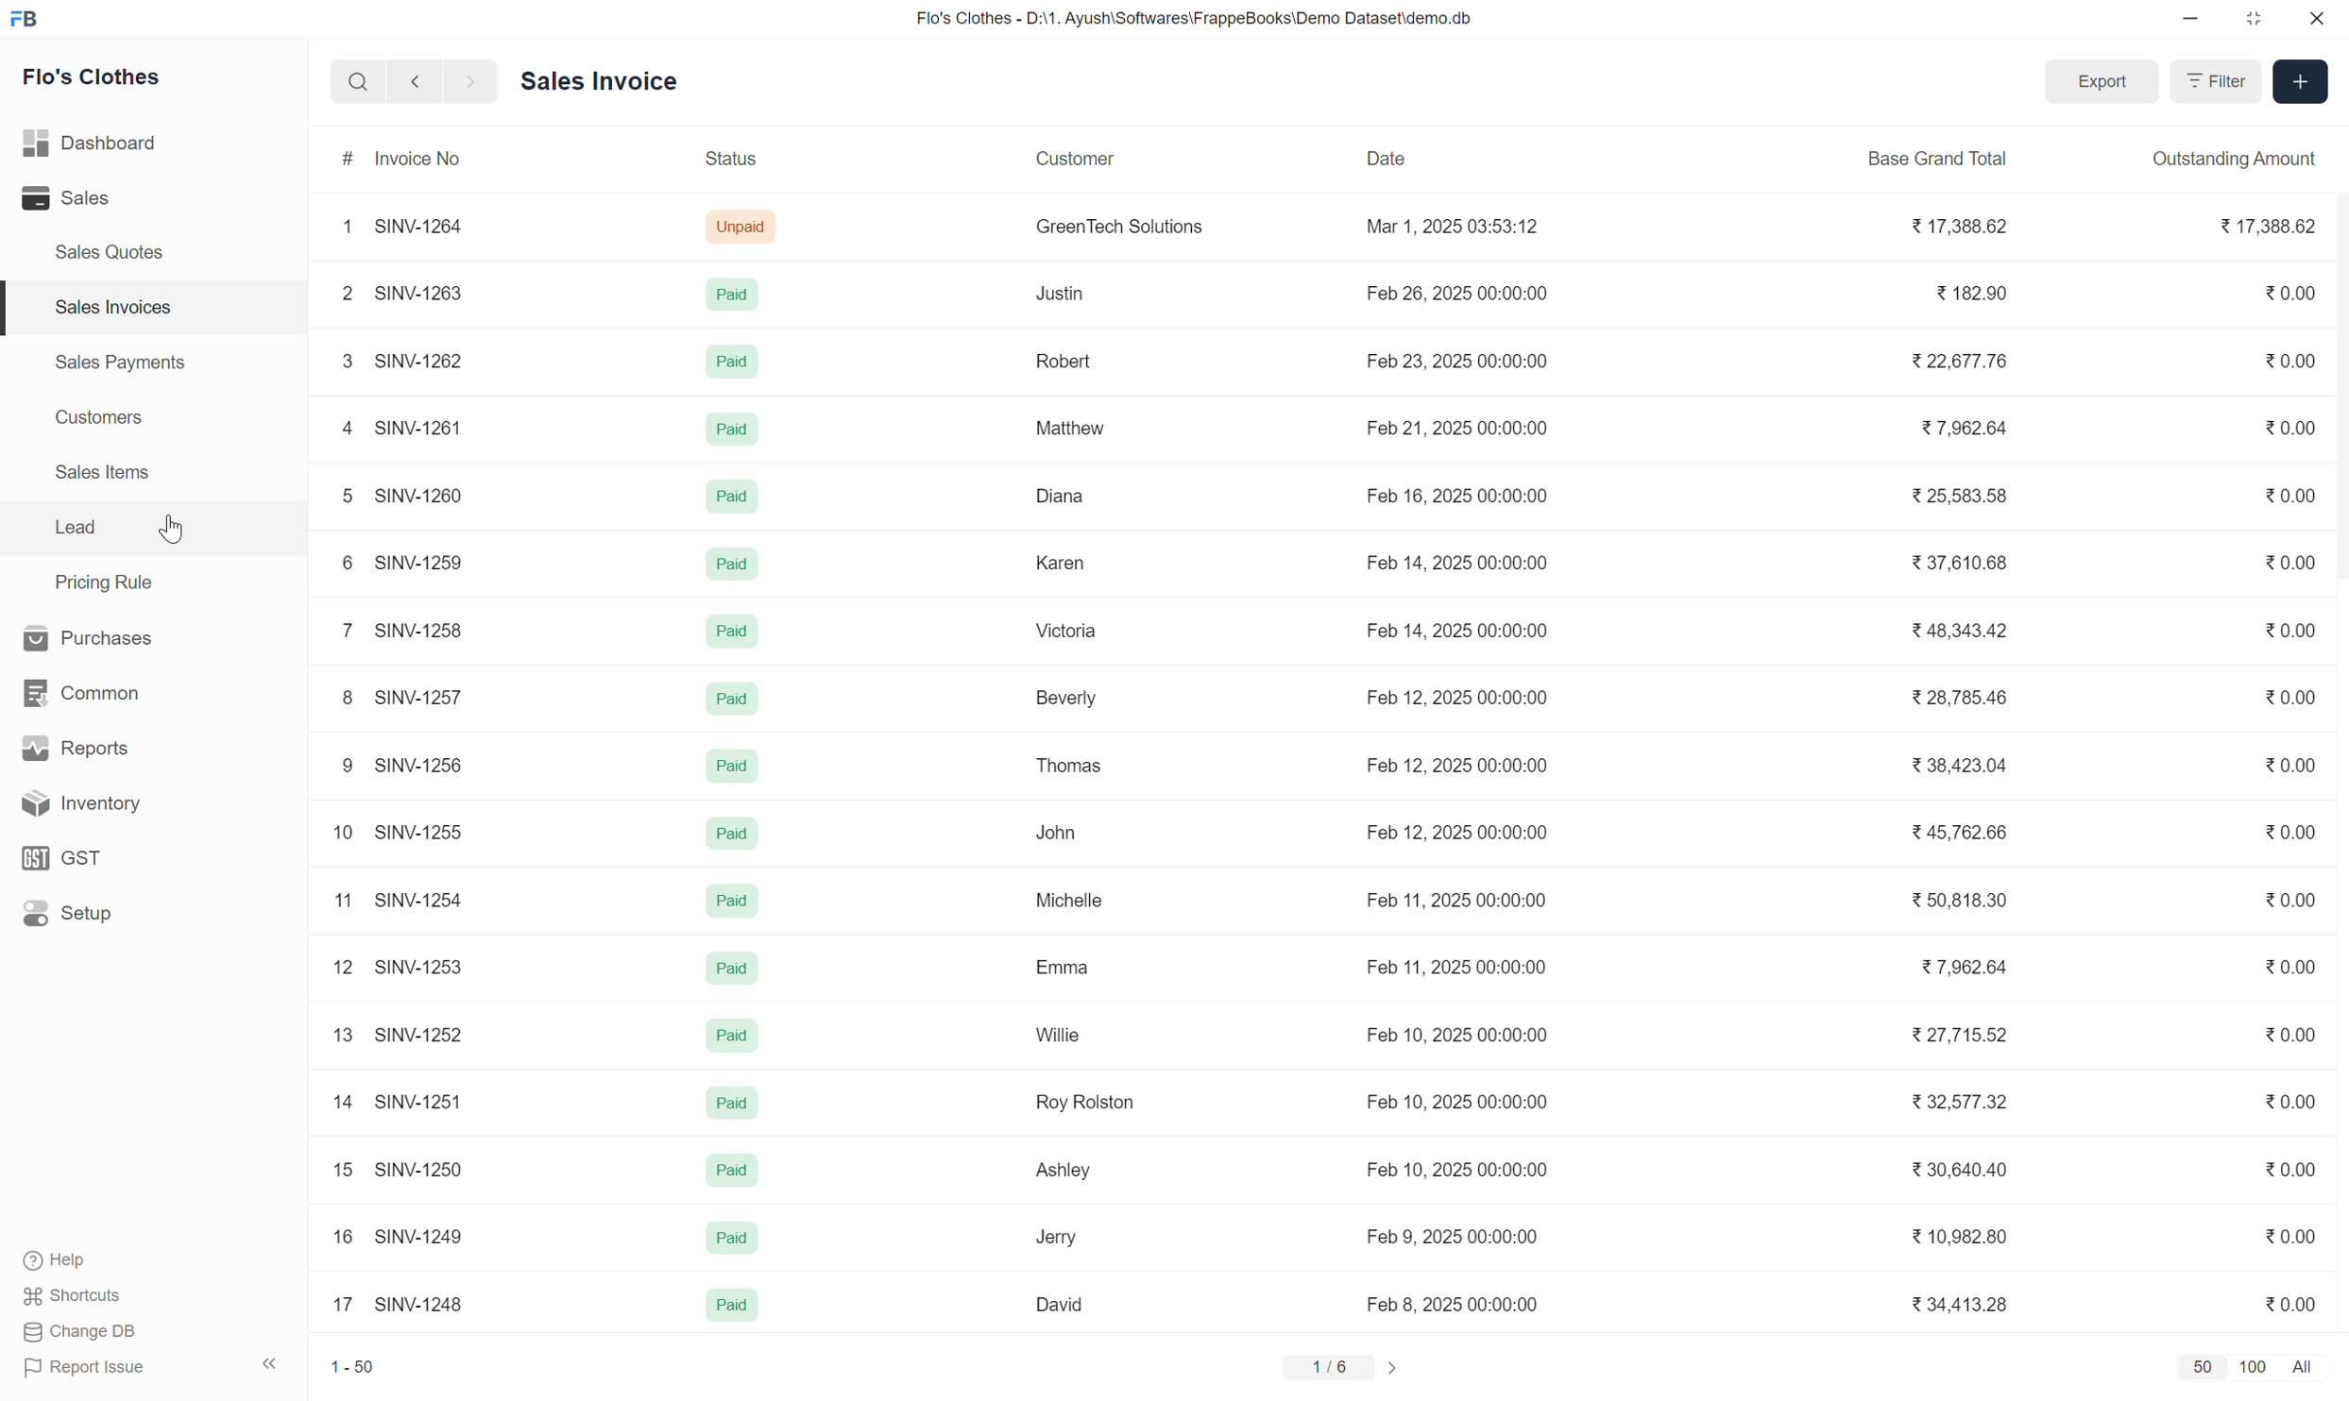 The width and height of the screenshot is (2349, 1401). I want to click on Setup, so click(68, 914).